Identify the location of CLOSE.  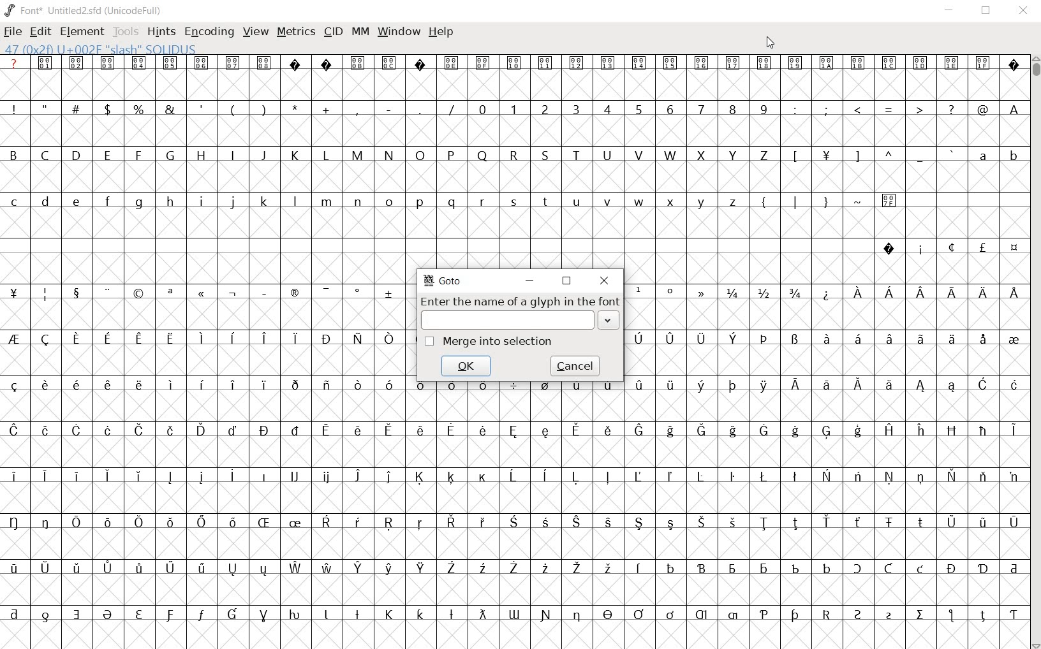
(1023, 11).